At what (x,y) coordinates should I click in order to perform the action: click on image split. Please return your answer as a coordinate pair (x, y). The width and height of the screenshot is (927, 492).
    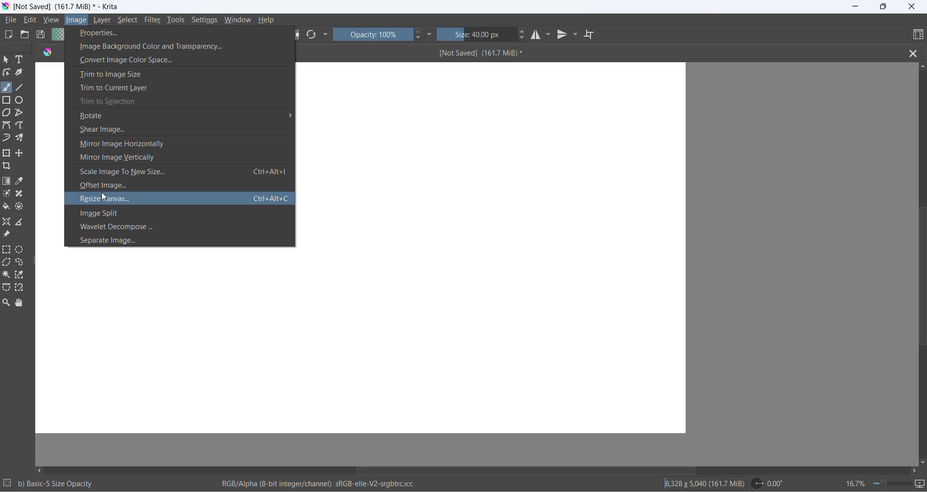
    Looking at the image, I should click on (180, 213).